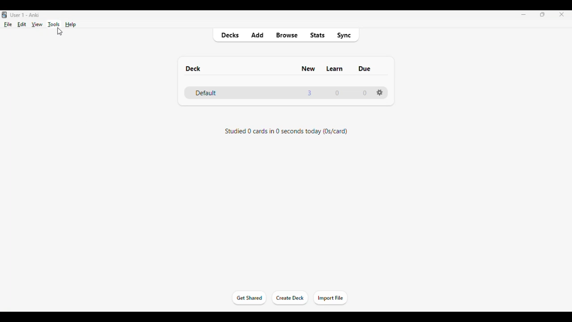 This screenshot has width=572, height=322. What do you see at coordinates (55, 25) in the screenshot?
I see `tools` at bounding box center [55, 25].